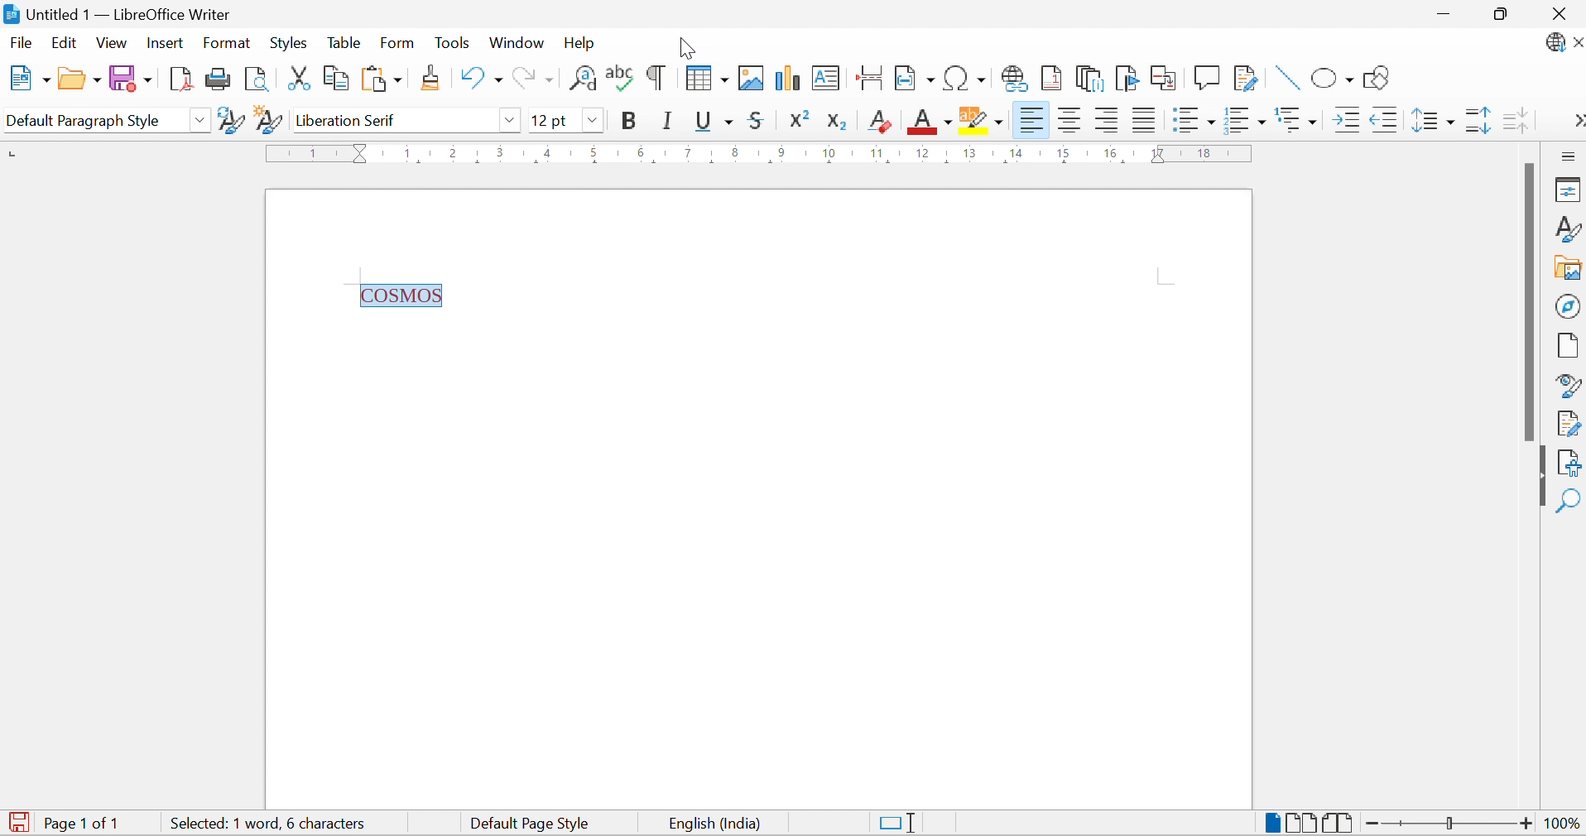 The width and height of the screenshot is (1586, 836). I want to click on Style Inspector, so click(1569, 386).